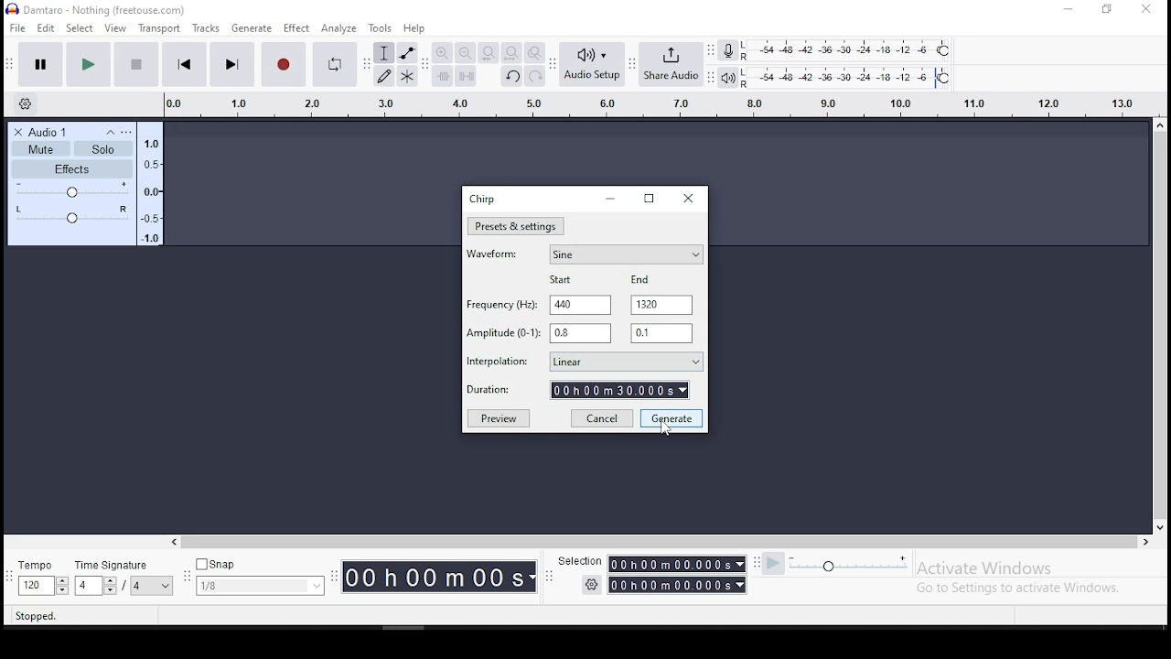  Describe the element at coordinates (587, 584) in the screenshot. I see `settings` at that location.